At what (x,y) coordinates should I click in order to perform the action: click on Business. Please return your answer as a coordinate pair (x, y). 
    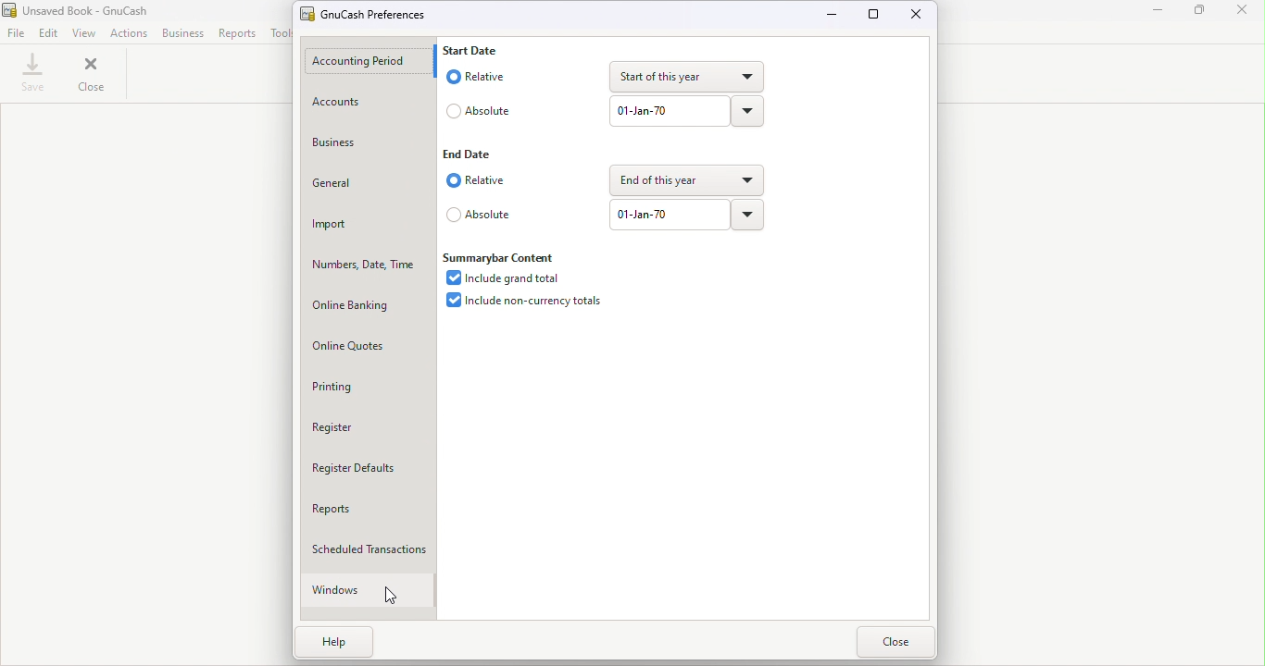
    Looking at the image, I should click on (183, 33).